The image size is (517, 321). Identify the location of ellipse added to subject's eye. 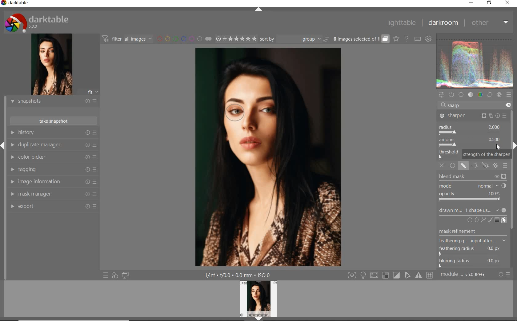
(237, 114).